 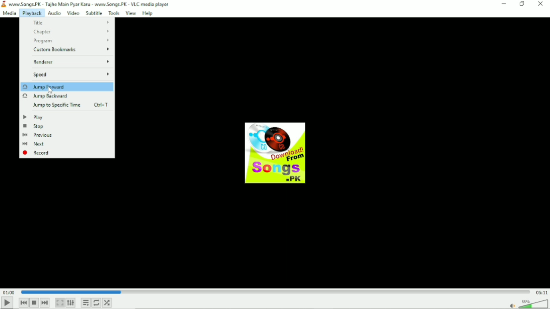 I want to click on Audio track, so click(x=274, y=153).